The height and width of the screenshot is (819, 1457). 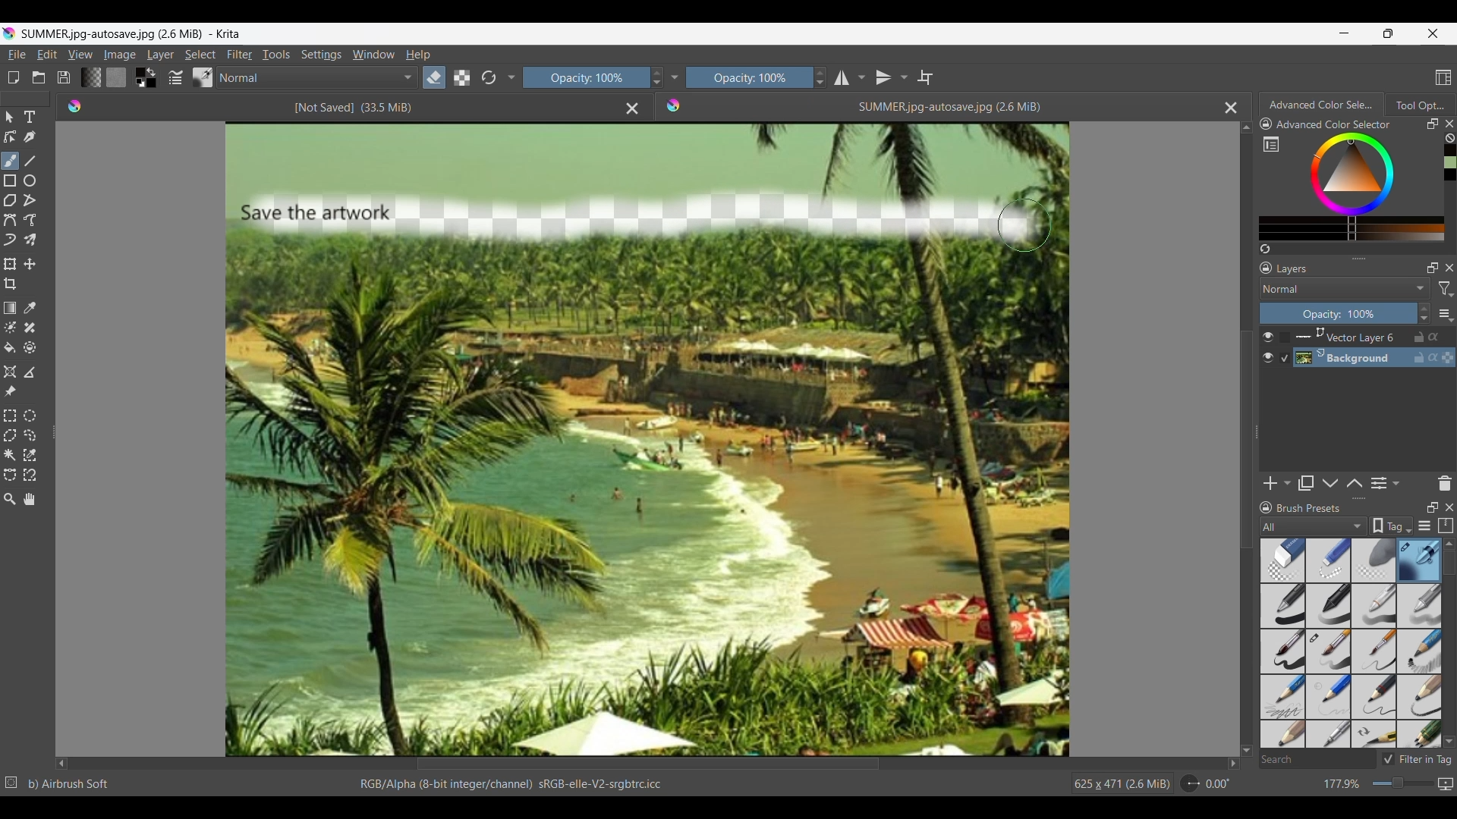 What do you see at coordinates (153, 83) in the screenshot?
I see `Background color` at bounding box center [153, 83].